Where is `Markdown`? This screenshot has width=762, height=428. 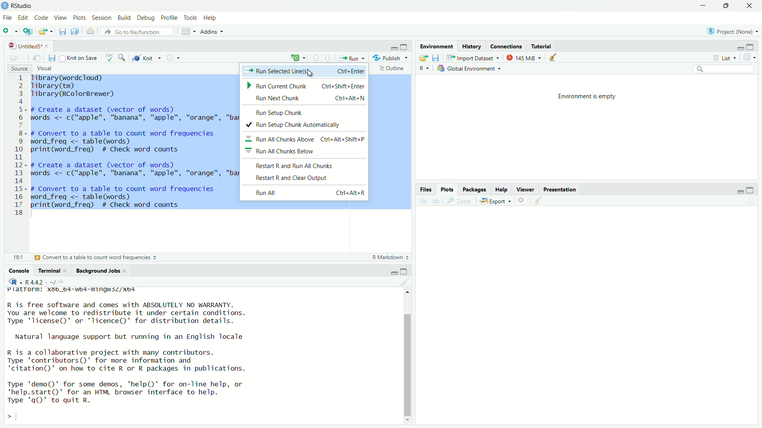 Markdown is located at coordinates (389, 258).